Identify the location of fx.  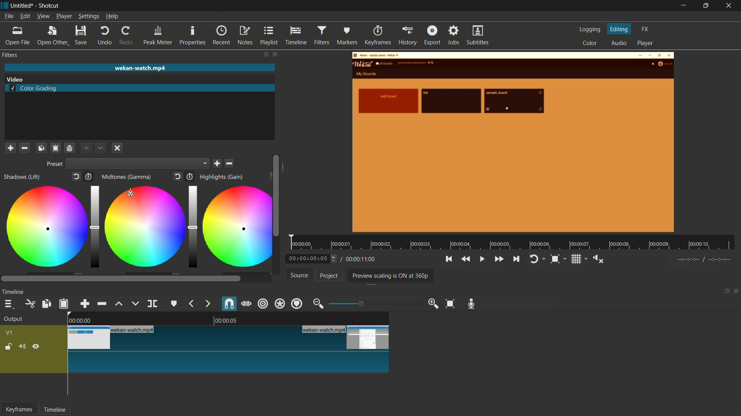
(645, 30).